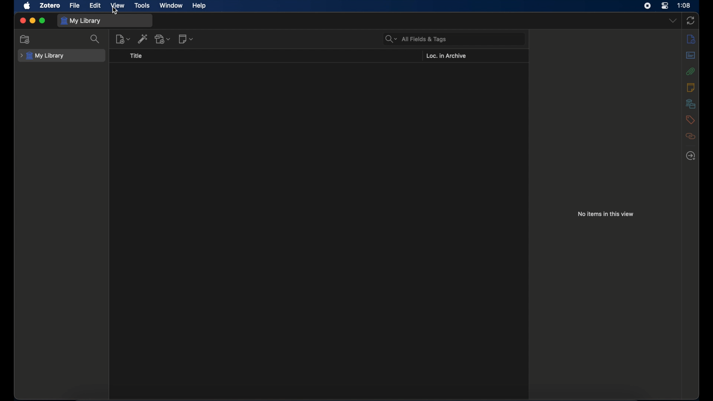 The image size is (713, 401). What do you see at coordinates (416, 39) in the screenshot?
I see `search bar` at bounding box center [416, 39].